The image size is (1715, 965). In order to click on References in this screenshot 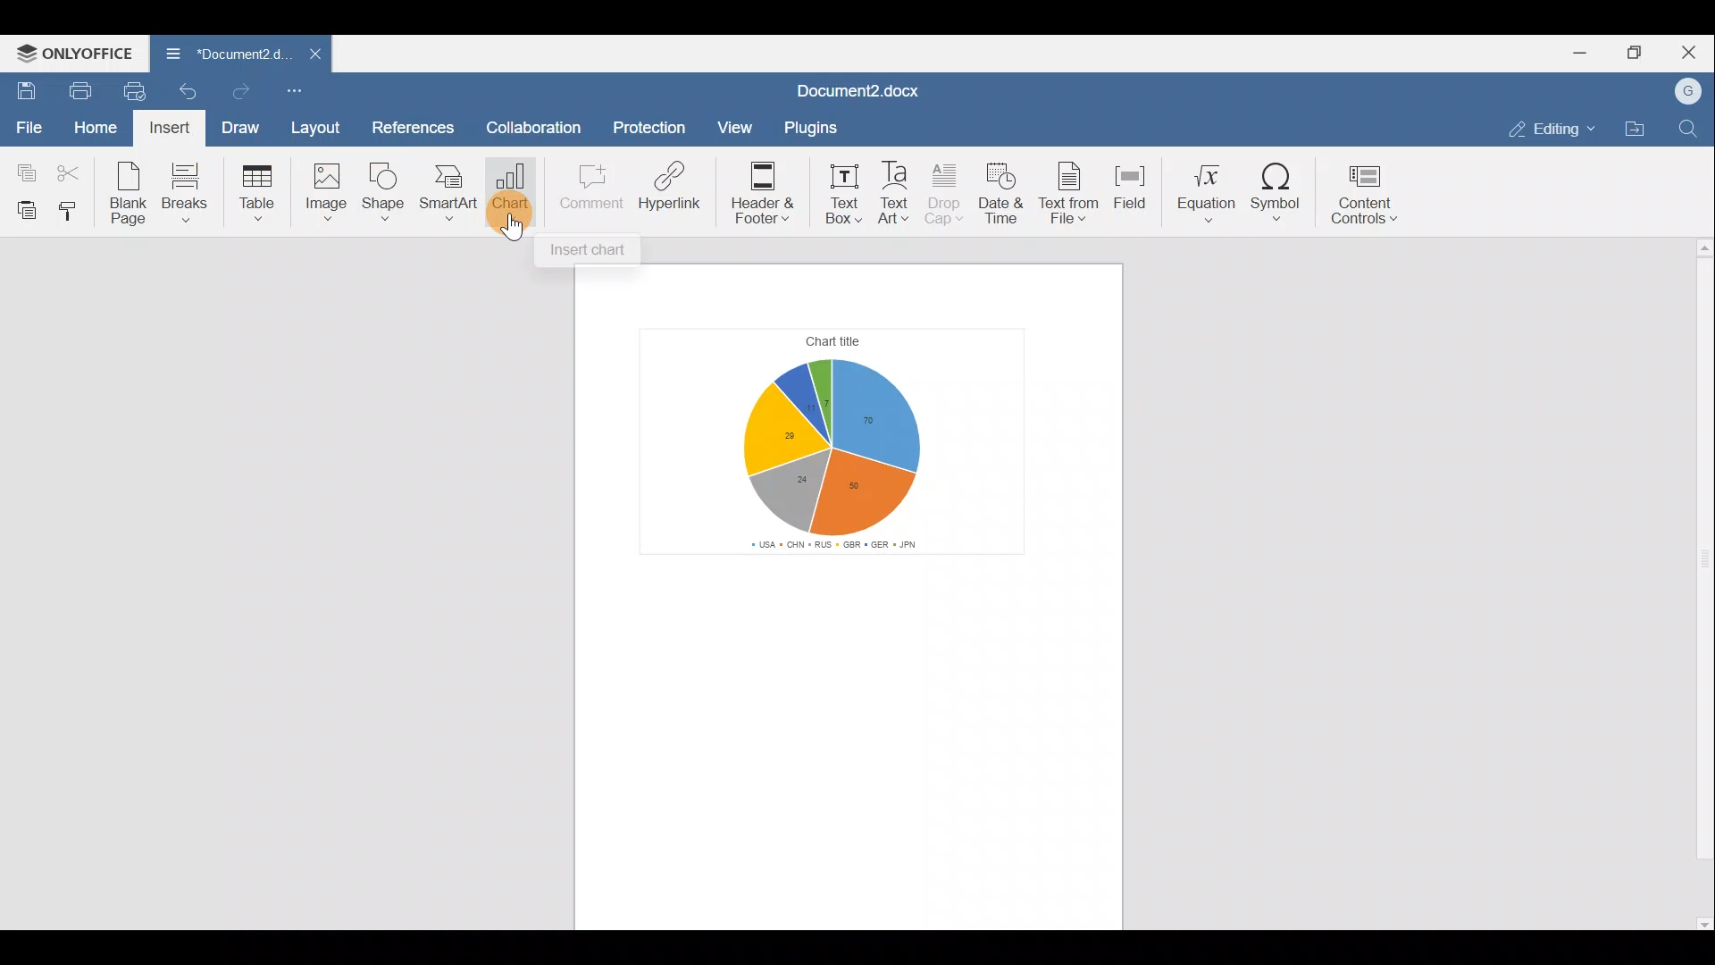, I will do `click(414, 122)`.